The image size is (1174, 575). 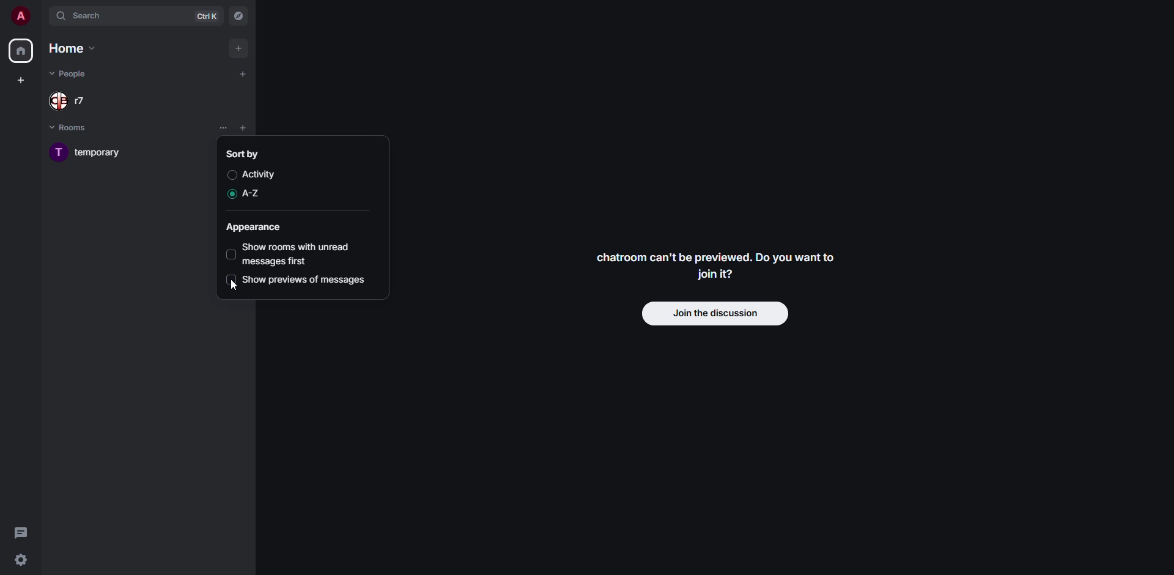 I want to click on disabled, so click(x=230, y=176).